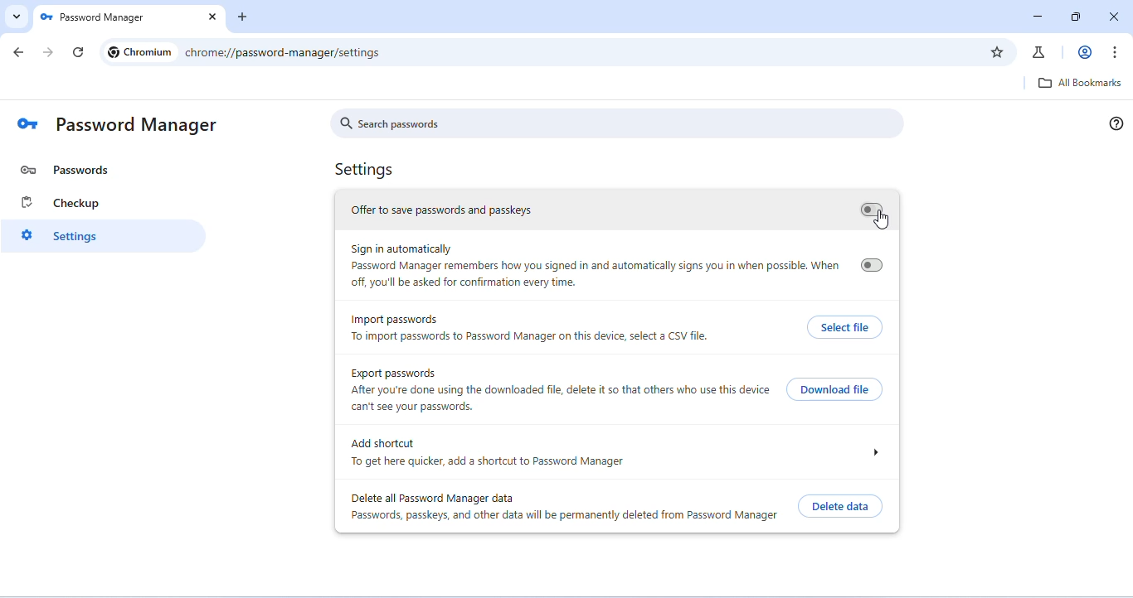  What do you see at coordinates (19, 52) in the screenshot?
I see `go back` at bounding box center [19, 52].